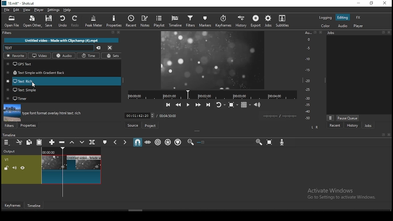 This screenshot has height=221, width=393. Describe the element at coordinates (221, 105) in the screenshot. I see `toggle player looping` at that location.